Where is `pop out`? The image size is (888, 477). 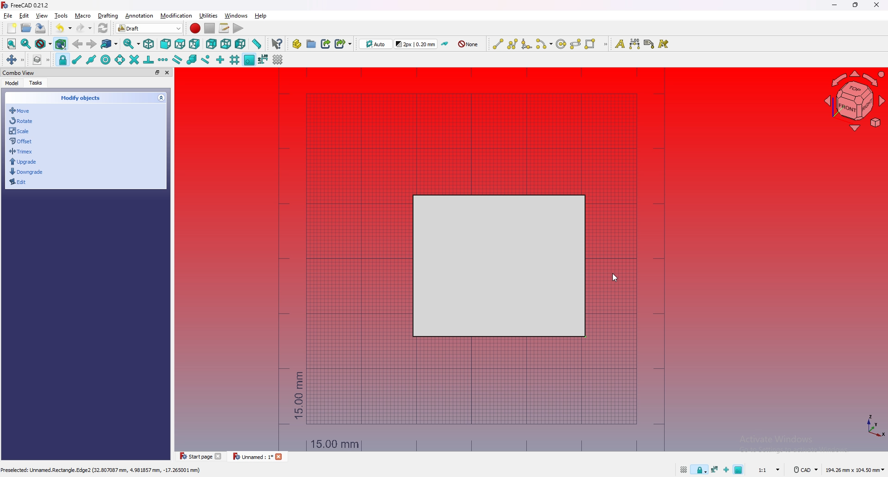 pop out is located at coordinates (157, 72).